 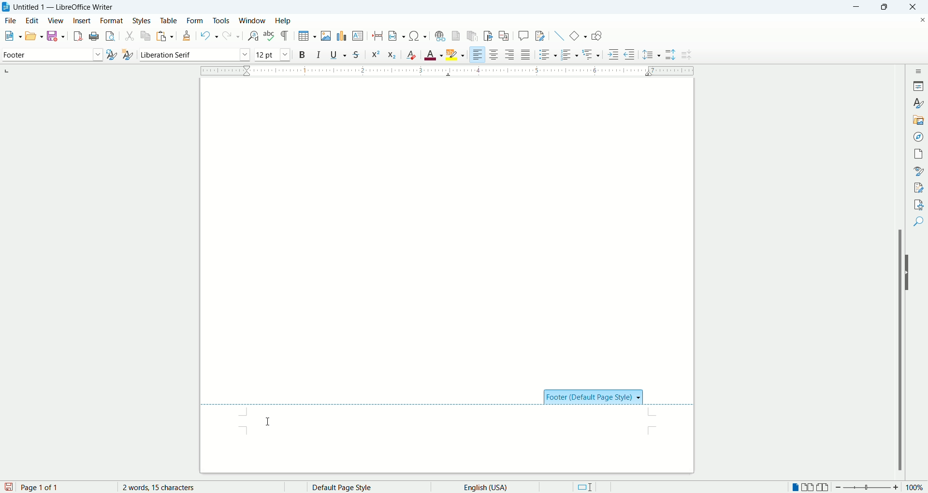 I want to click on align right, so click(x=511, y=56).